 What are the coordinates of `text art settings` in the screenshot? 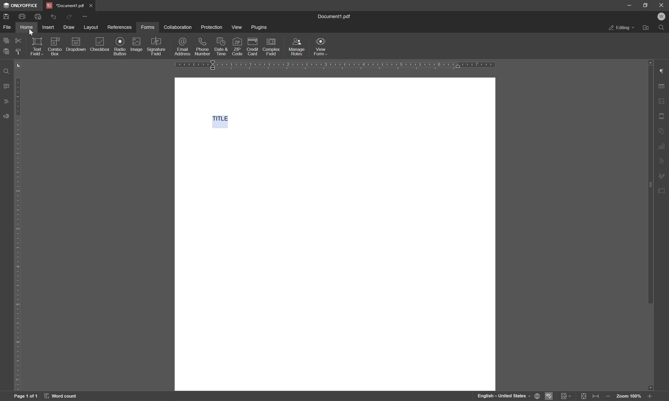 It's located at (663, 160).